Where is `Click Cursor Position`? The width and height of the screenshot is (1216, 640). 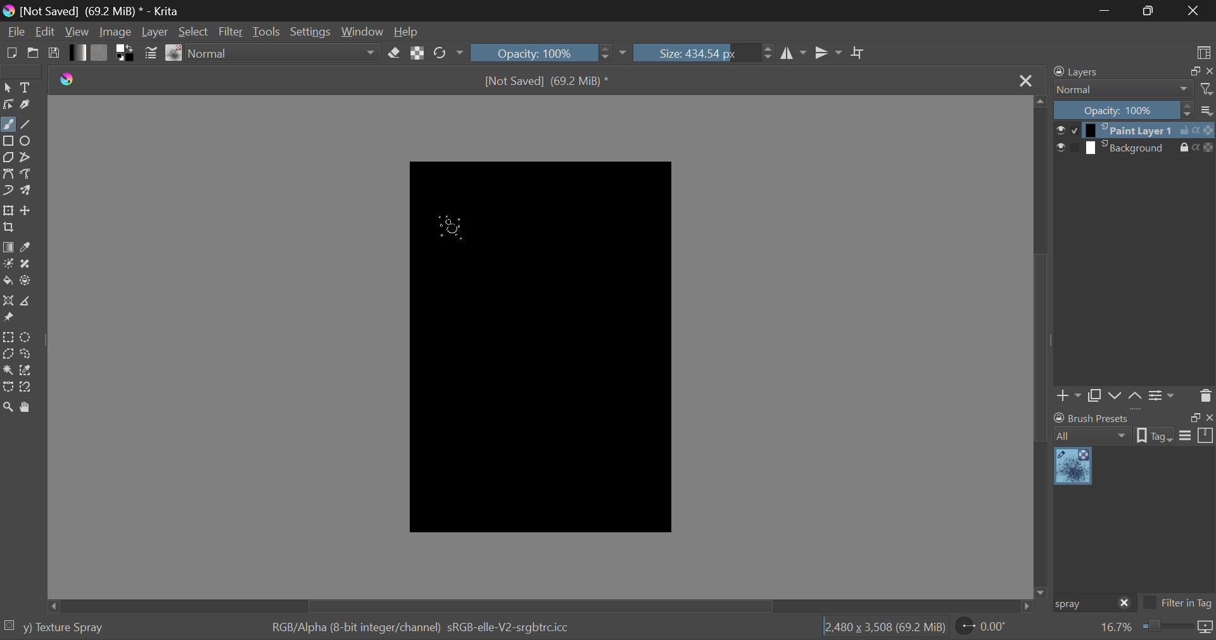
Click Cursor Position is located at coordinates (450, 224).